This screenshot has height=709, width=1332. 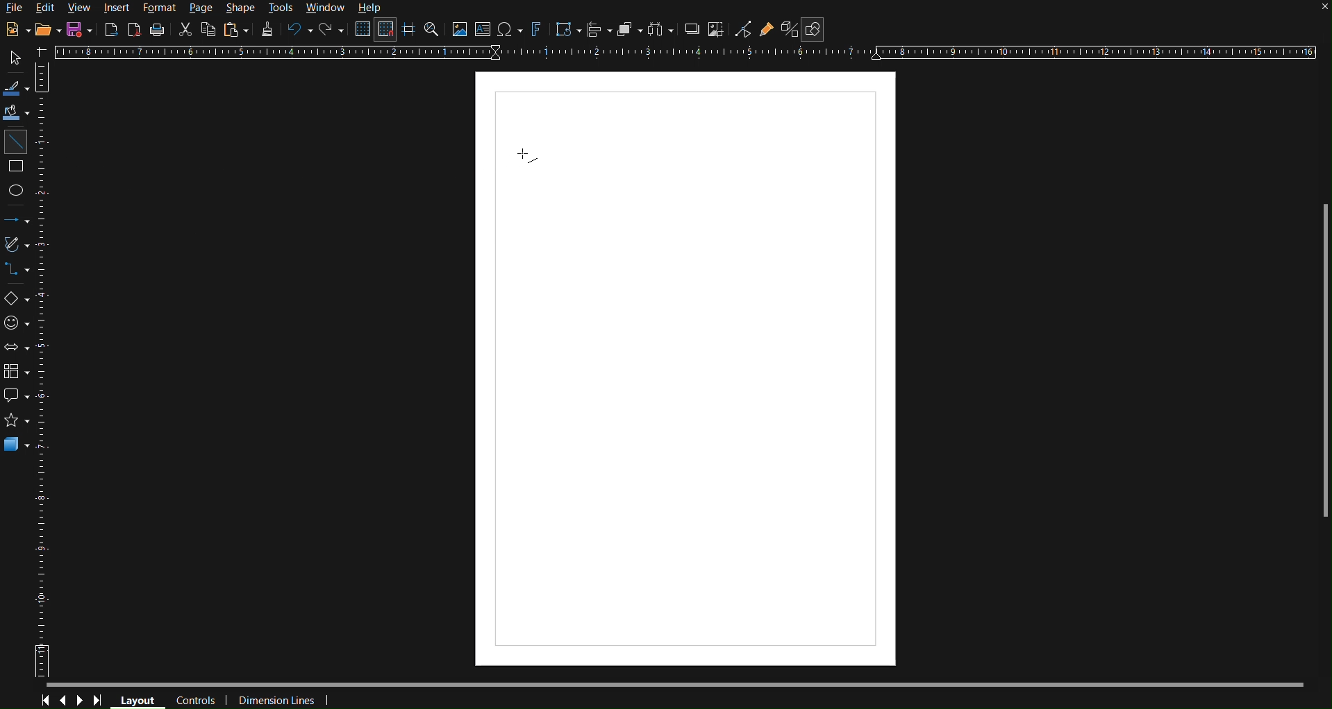 What do you see at coordinates (675, 685) in the screenshot?
I see `Scrollbar` at bounding box center [675, 685].